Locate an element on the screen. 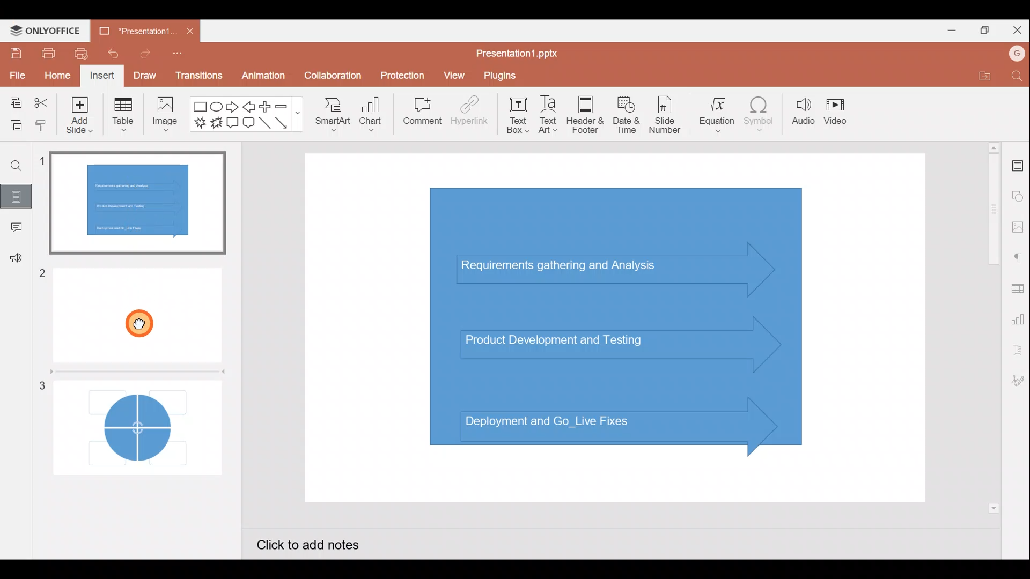 The image size is (1030, 579). Home is located at coordinates (57, 76).